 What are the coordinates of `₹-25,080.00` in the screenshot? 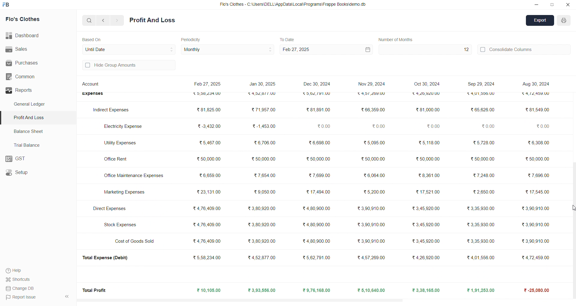 It's located at (534, 290).